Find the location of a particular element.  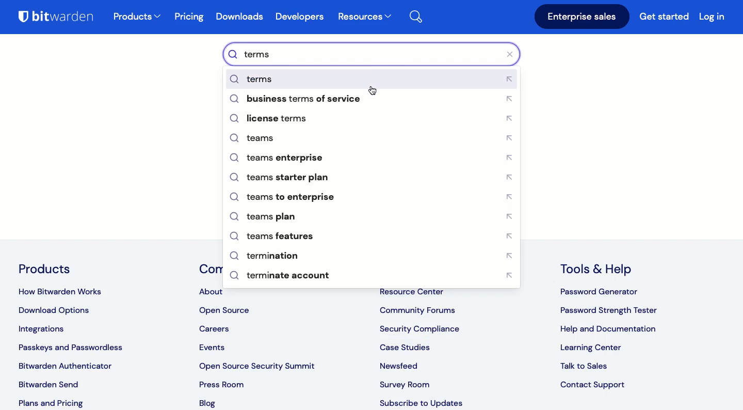

Bitwarden authenticator is located at coordinates (65, 366).